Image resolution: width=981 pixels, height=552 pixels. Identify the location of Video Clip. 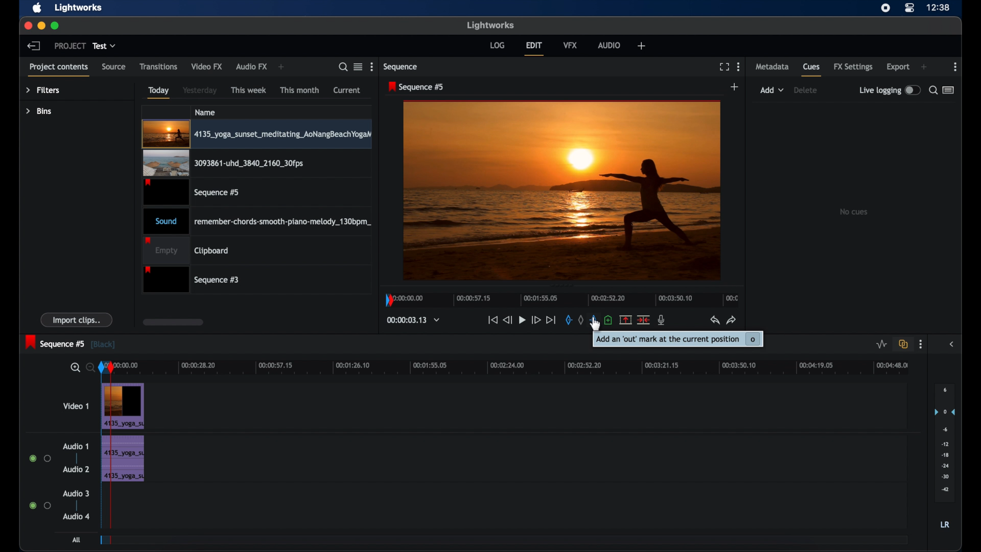
(122, 406).